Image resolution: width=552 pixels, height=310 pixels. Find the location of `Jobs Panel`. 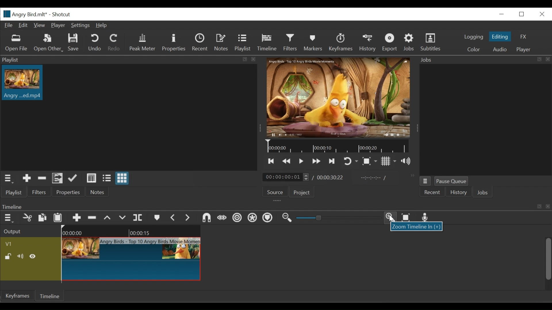

Jobs Panel is located at coordinates (485, 120).